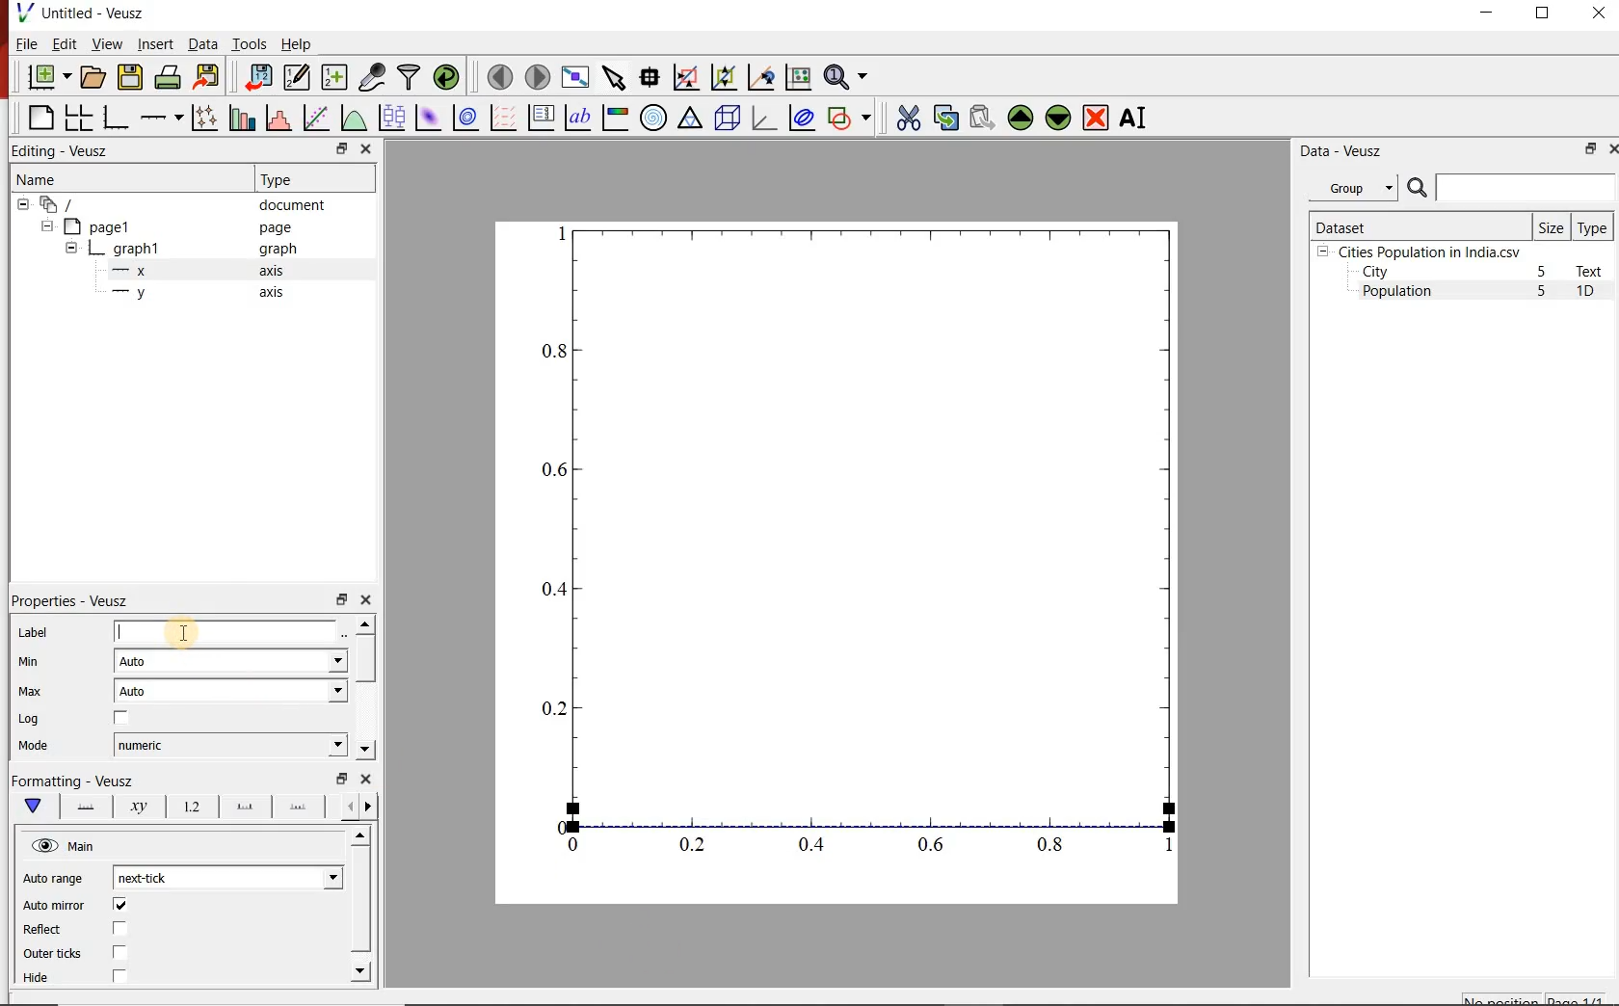  Describe the element at coordinates (1593, 293) in the screenshot. I see `1D` at that location.